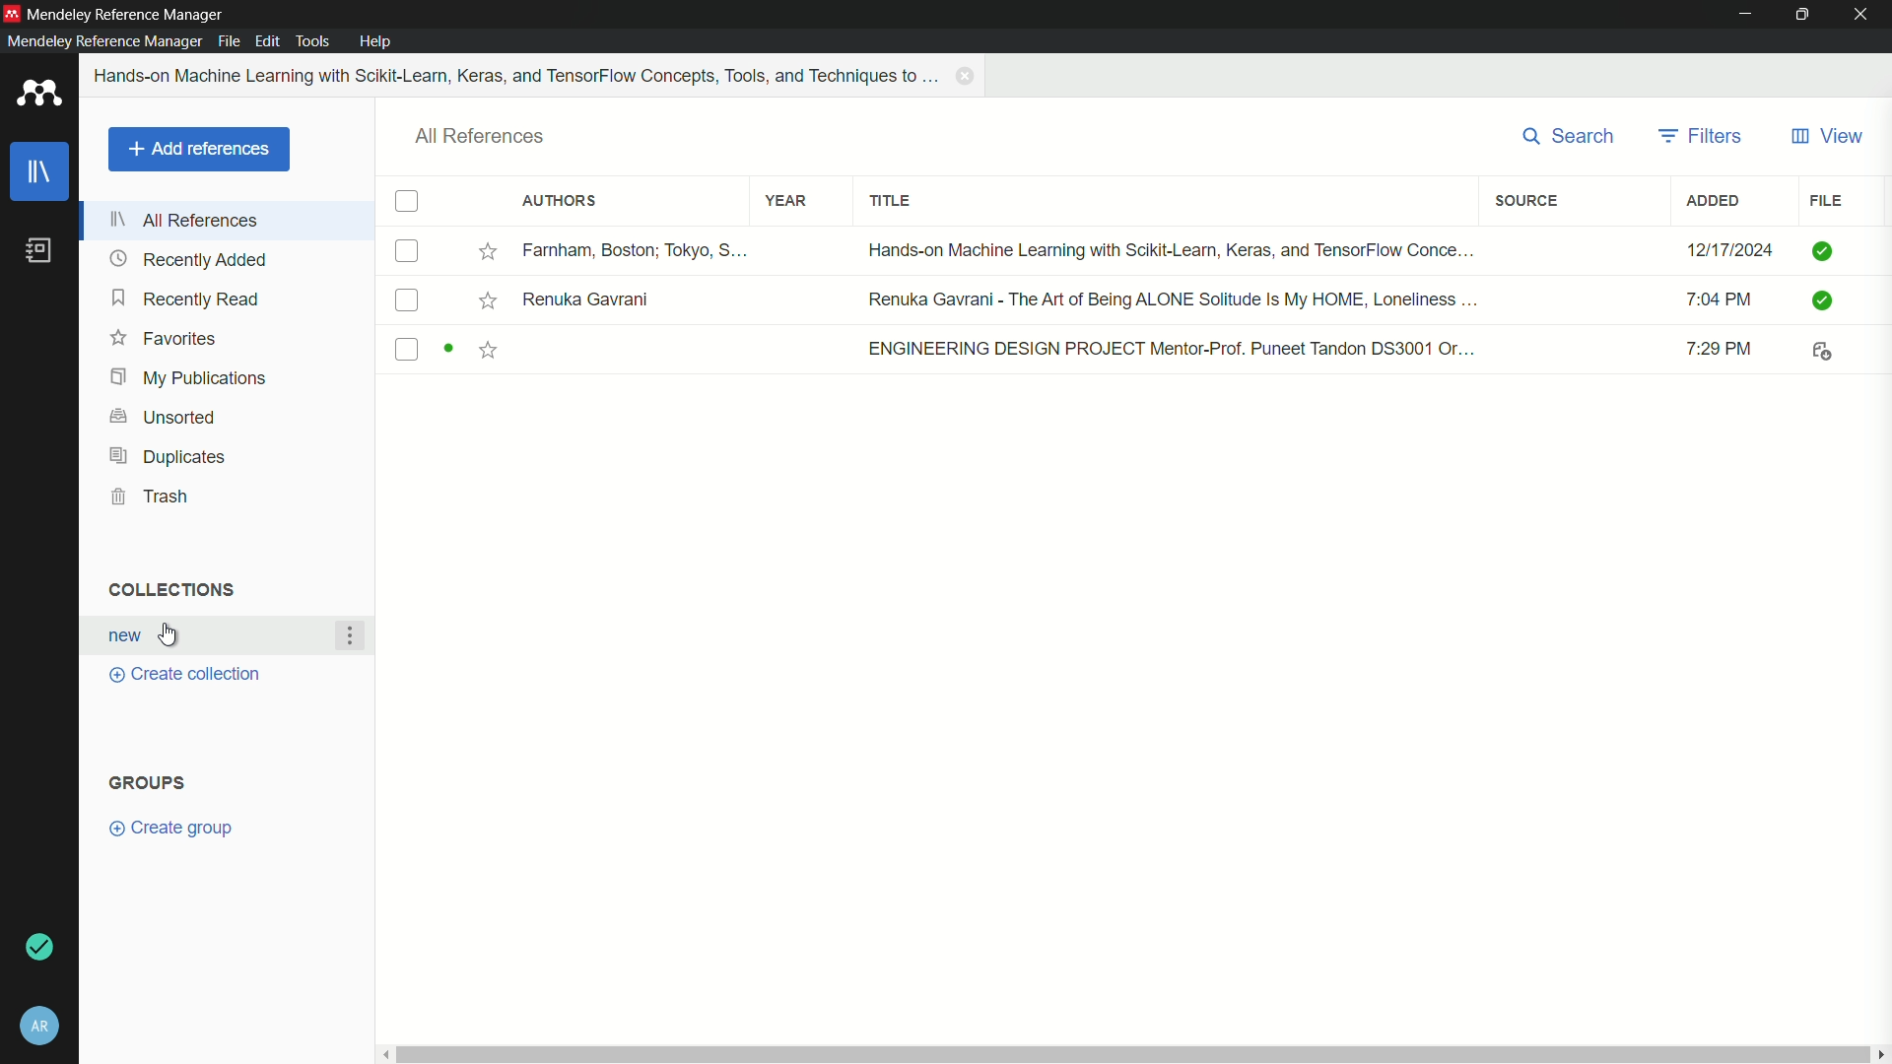  Describe the element at coordinates (1528, 200) in the screenshot. I see `source` at that location.